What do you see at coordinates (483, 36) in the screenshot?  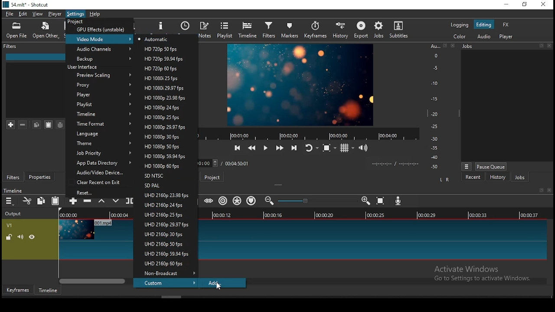 I see `audio` at bounding box center [483, 36].